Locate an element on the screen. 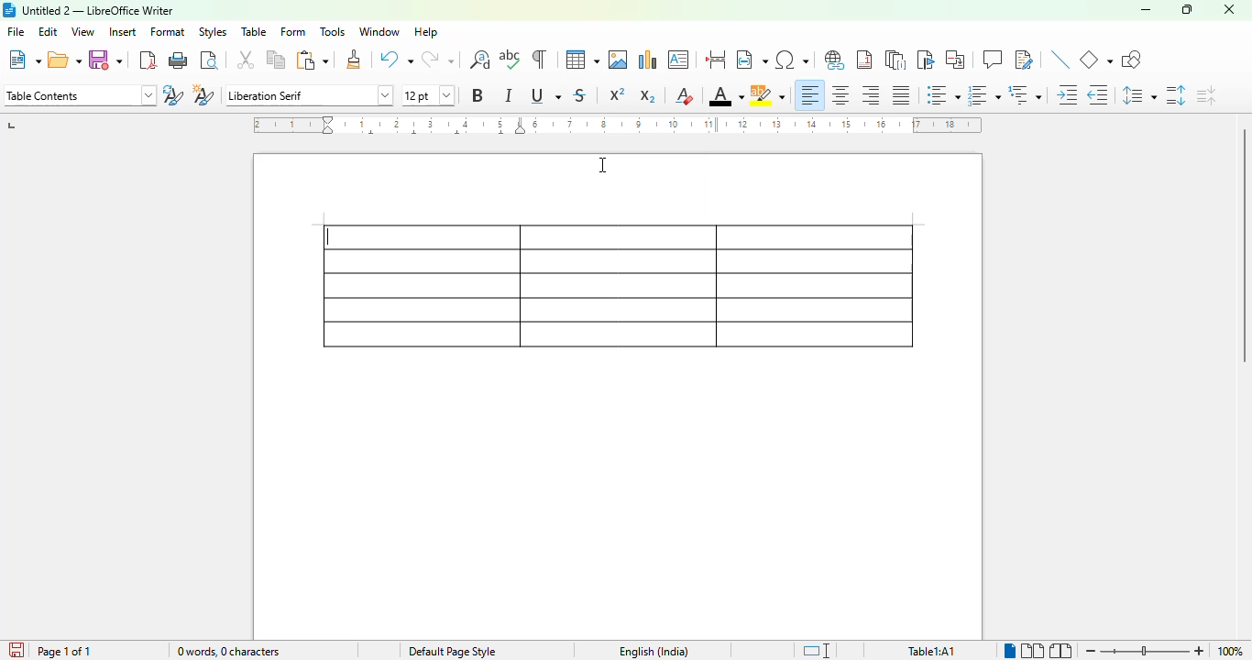  format is located at coordinates (168, 32).